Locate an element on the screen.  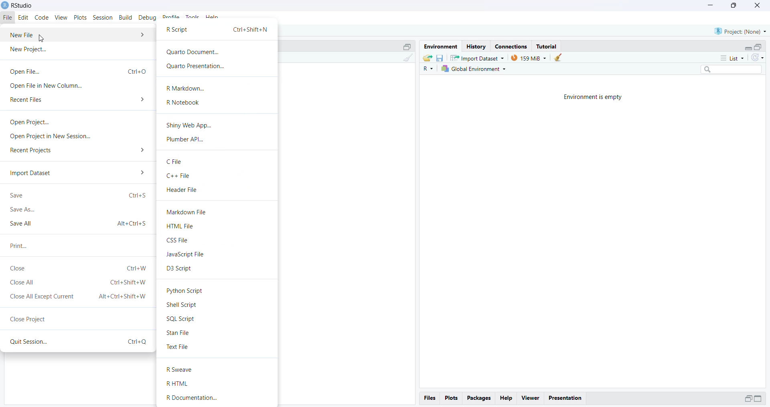
expand is located at coordinates (748, 48).